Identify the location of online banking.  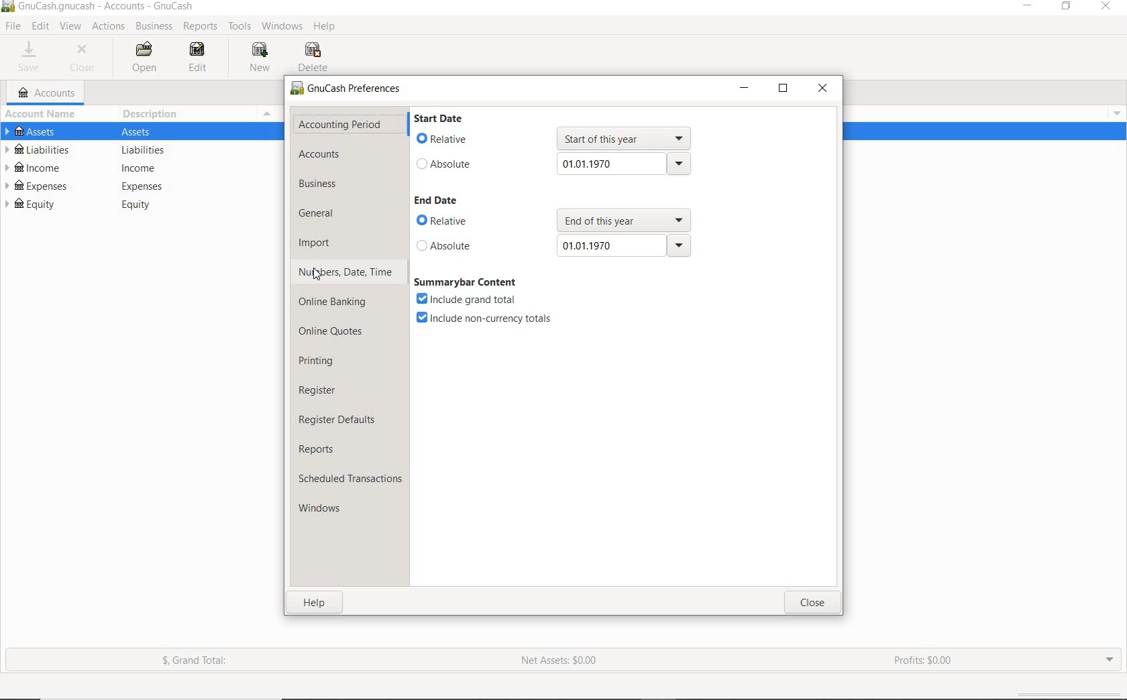
(340, 304).